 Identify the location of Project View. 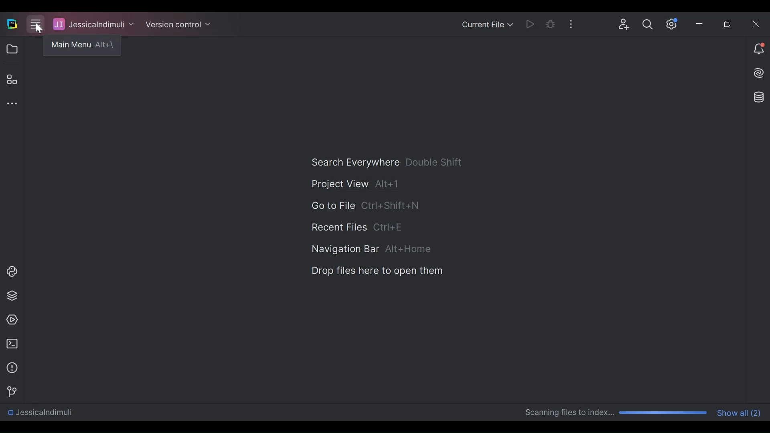
(356, 184).